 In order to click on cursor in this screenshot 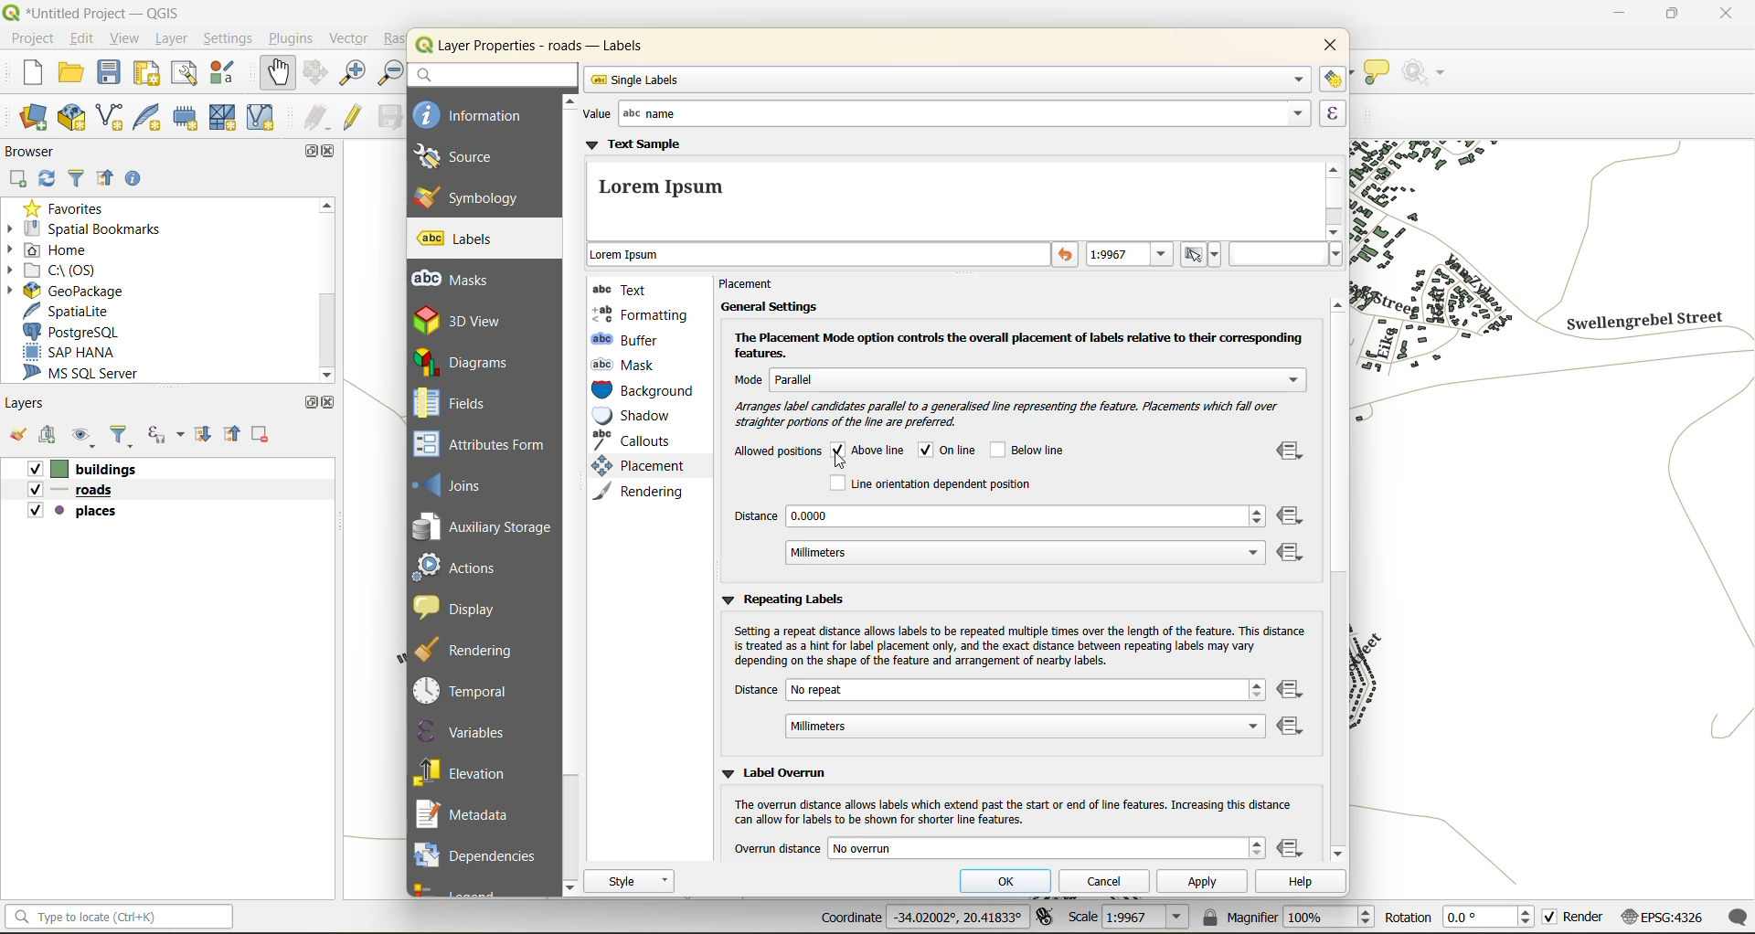, I will do `click(842, 462)`.